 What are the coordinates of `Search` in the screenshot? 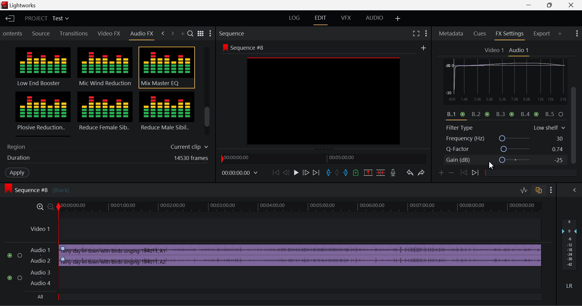 It's located at (191, 34).